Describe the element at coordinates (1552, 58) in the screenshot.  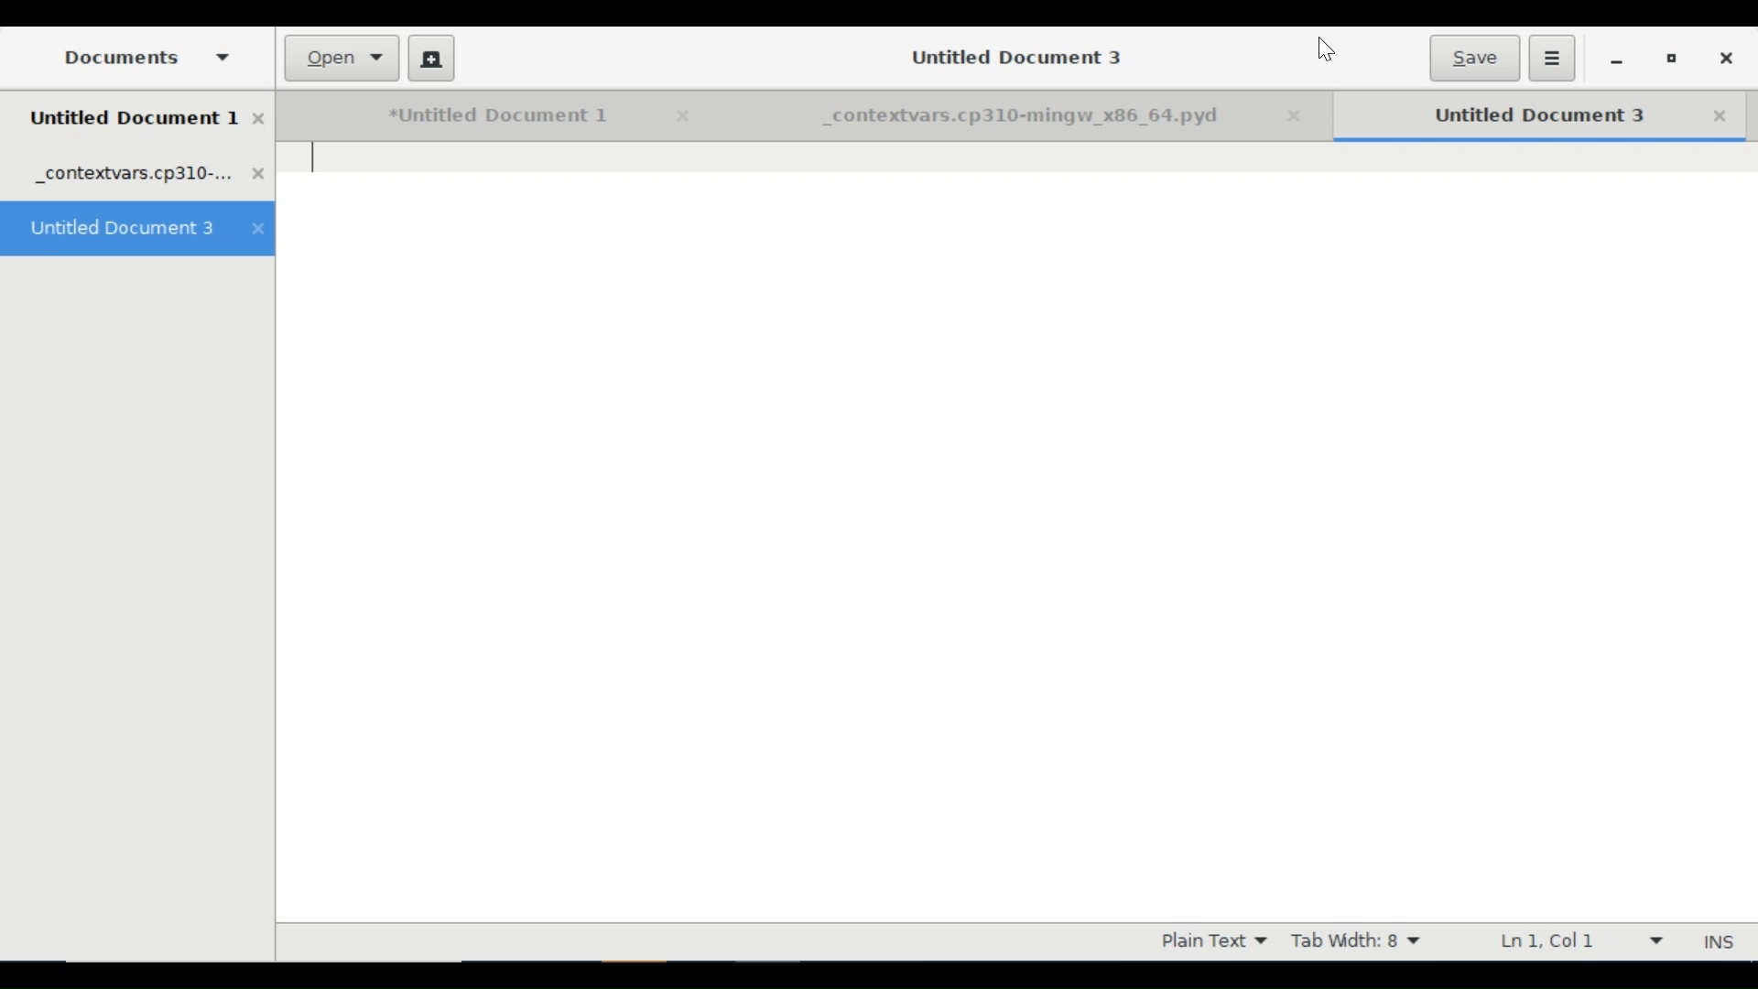
I see `Application menu` at that location.